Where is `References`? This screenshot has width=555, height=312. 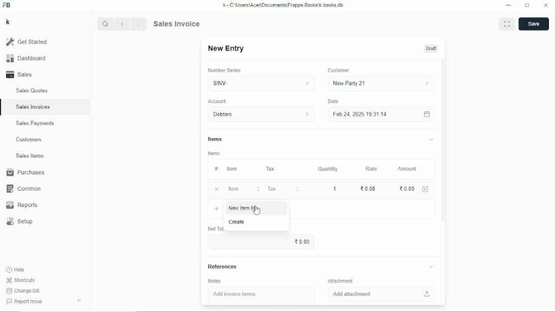
References is located at coordinates (320, 267).